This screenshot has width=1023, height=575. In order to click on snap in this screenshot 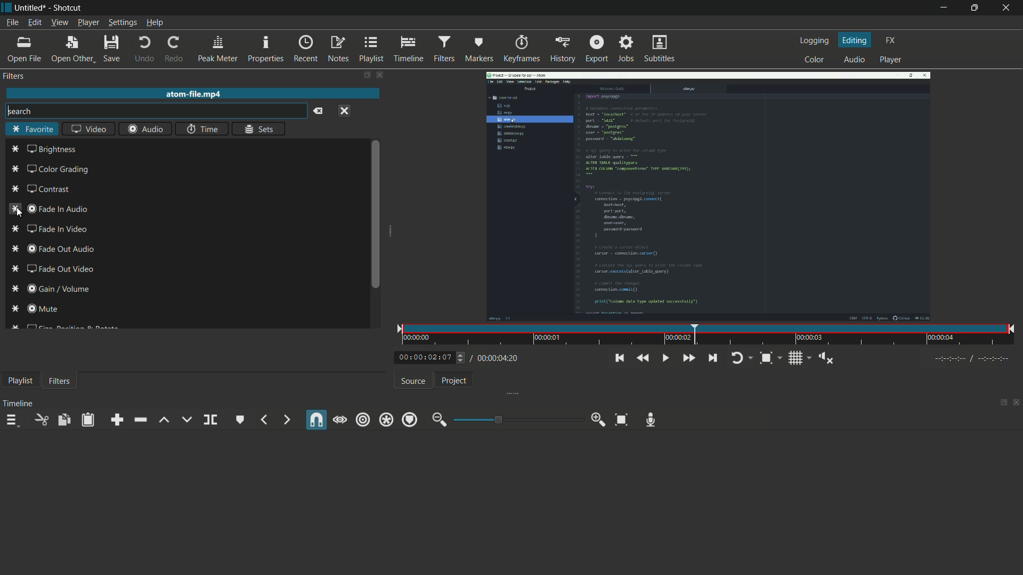, I will do `click(317, 420)`.